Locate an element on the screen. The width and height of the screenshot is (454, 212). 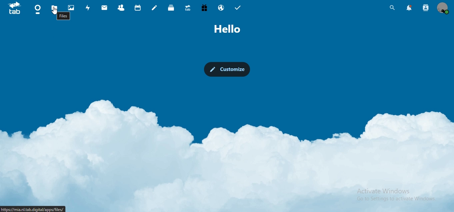
text is located at coordinates (230, 29).